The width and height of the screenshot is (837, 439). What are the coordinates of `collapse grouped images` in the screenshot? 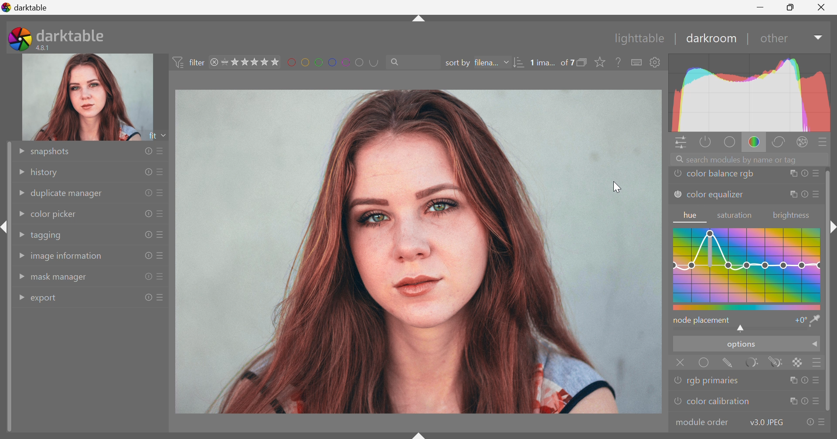 It's located at (585, 62).